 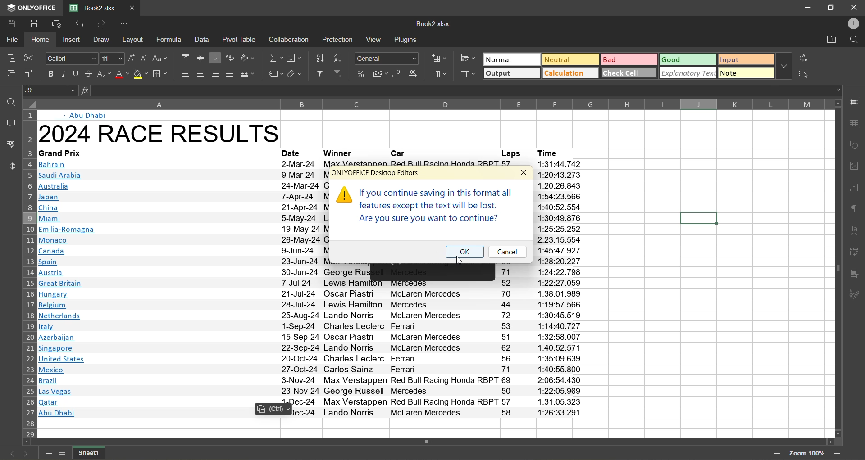 I want to click on font size, so click(x=111, y=59).